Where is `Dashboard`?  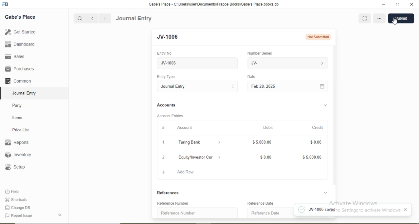
Dashboard is located at coordinates (20, 44).